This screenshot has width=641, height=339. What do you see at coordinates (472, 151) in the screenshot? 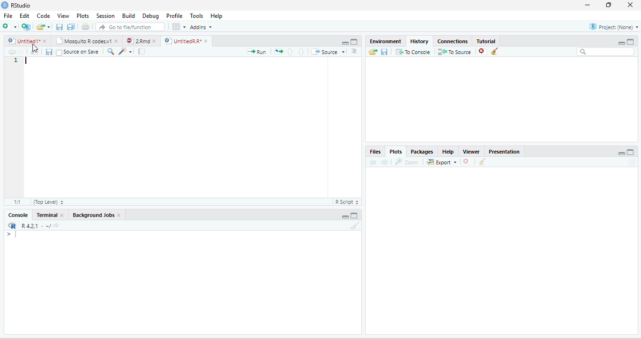
I see `Viewer` at bounding box center [472, 151].